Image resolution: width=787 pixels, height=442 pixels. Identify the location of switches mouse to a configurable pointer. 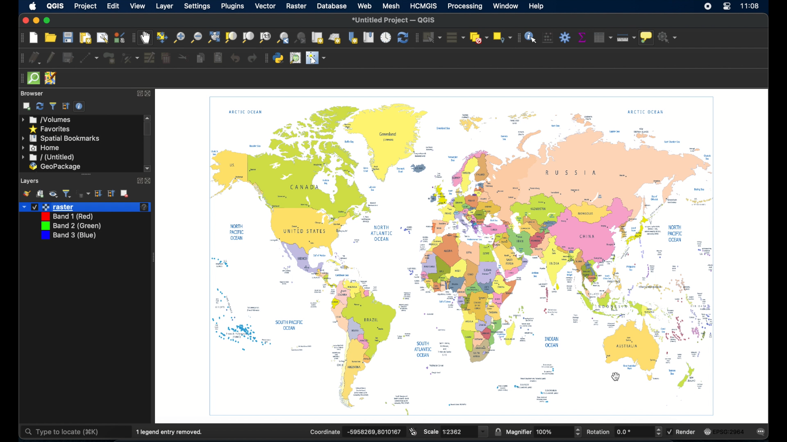
(318, 59).